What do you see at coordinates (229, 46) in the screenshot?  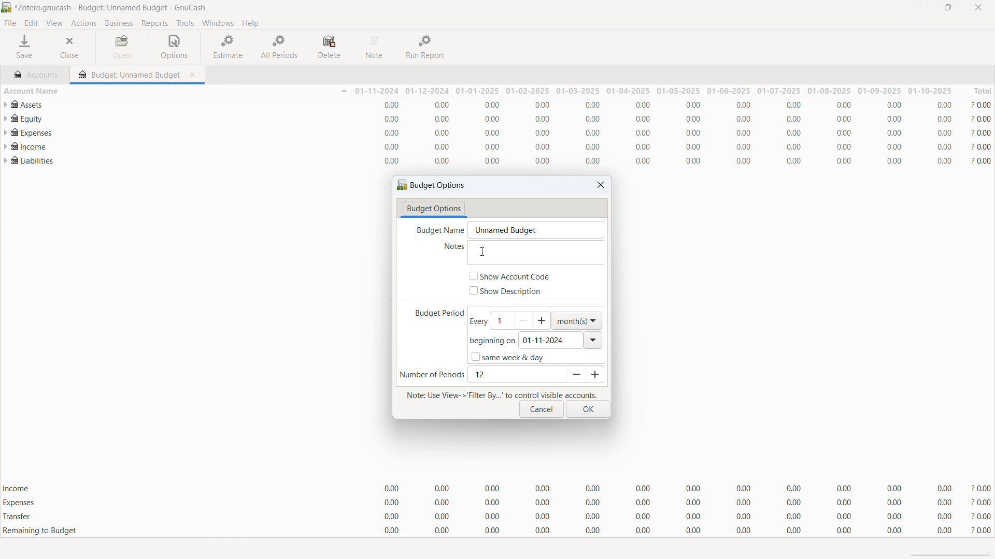 I see `estimate` at bounding box center [229, 46].